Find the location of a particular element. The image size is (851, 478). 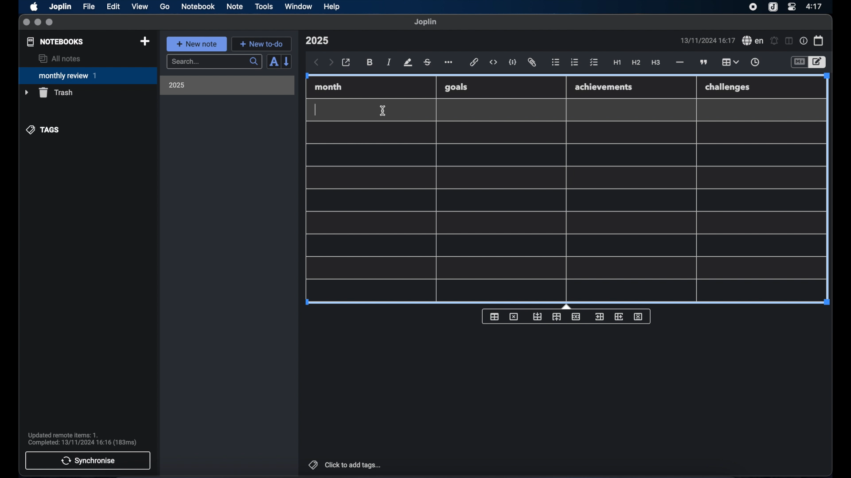

date is located at coordinates (707, 40).